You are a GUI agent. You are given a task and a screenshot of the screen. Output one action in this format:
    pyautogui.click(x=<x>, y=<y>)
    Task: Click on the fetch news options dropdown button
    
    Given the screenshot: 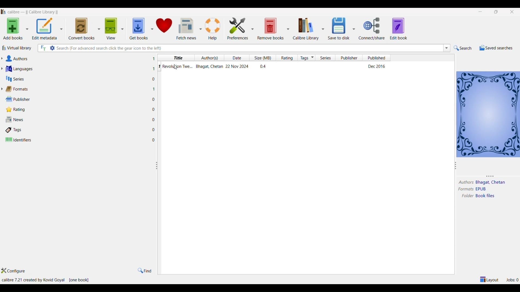 What is the action you would take?
    pyautogui.click(x=200, y=29)
    